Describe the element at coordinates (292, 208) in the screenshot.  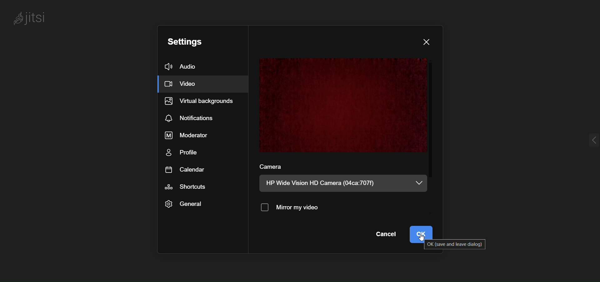
I see `Mirror my video` at that location.